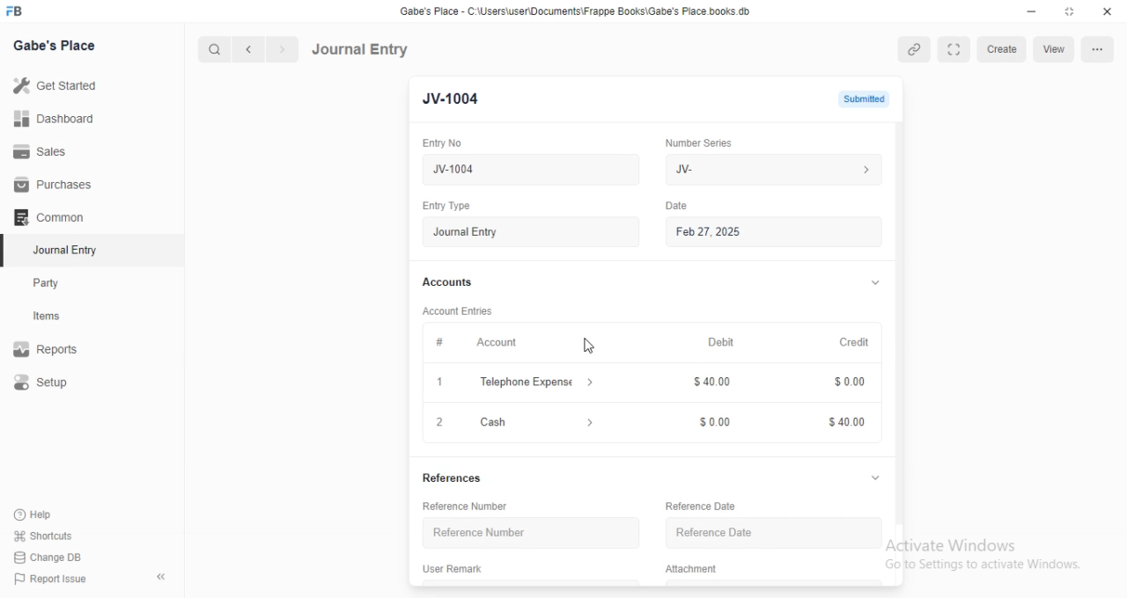  What do you see at coordinates (439, 383) in the screenshot?
I see `1` at bounding box center [439, 383].